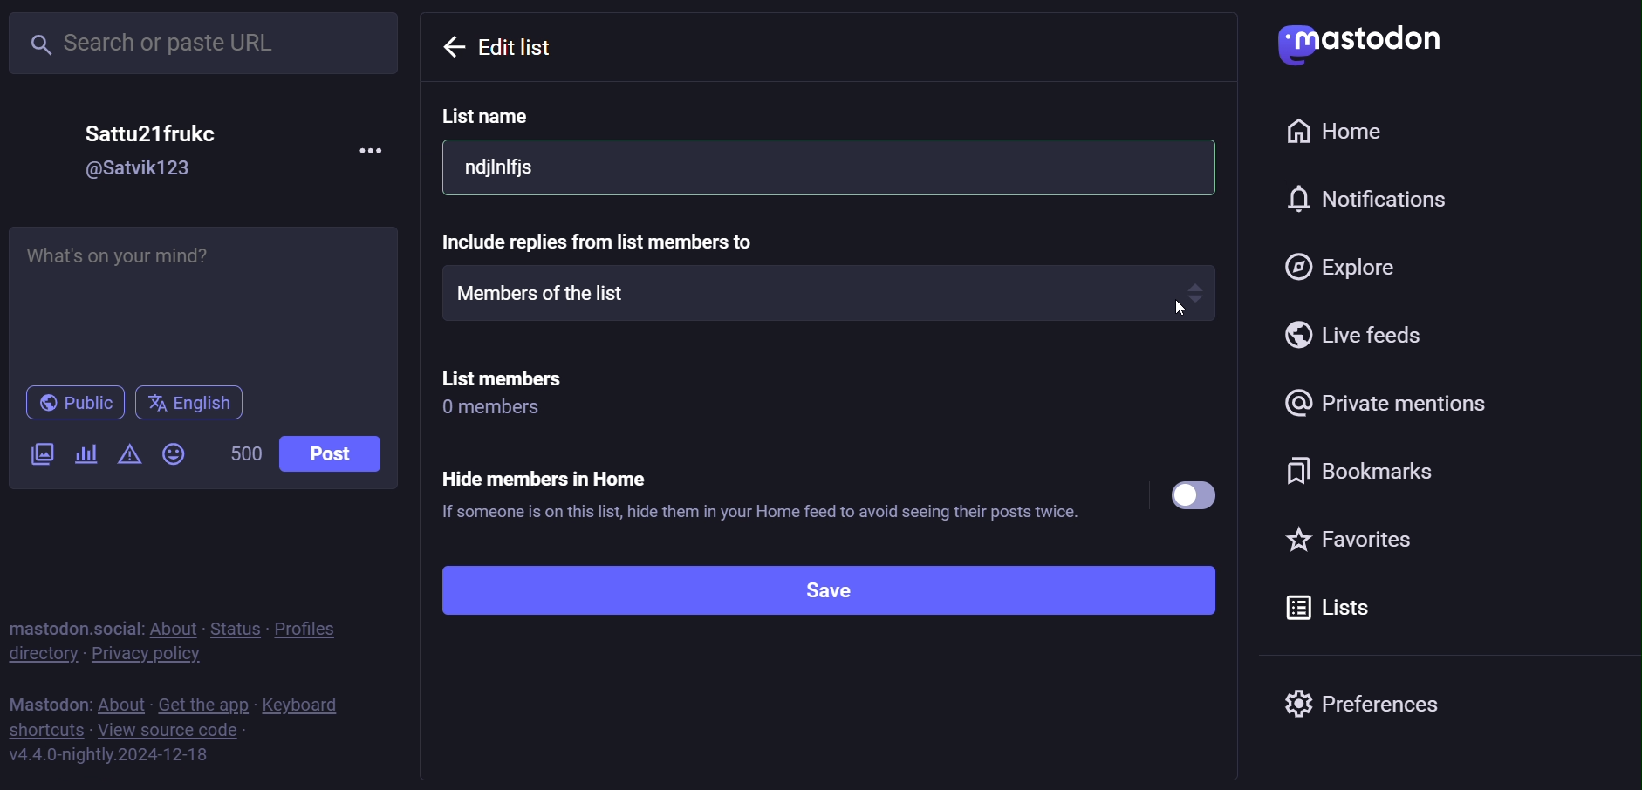  What do you see at coordinates (1330, 606) in the screenshot?
I see `list` at bounding box center [1330, 606].